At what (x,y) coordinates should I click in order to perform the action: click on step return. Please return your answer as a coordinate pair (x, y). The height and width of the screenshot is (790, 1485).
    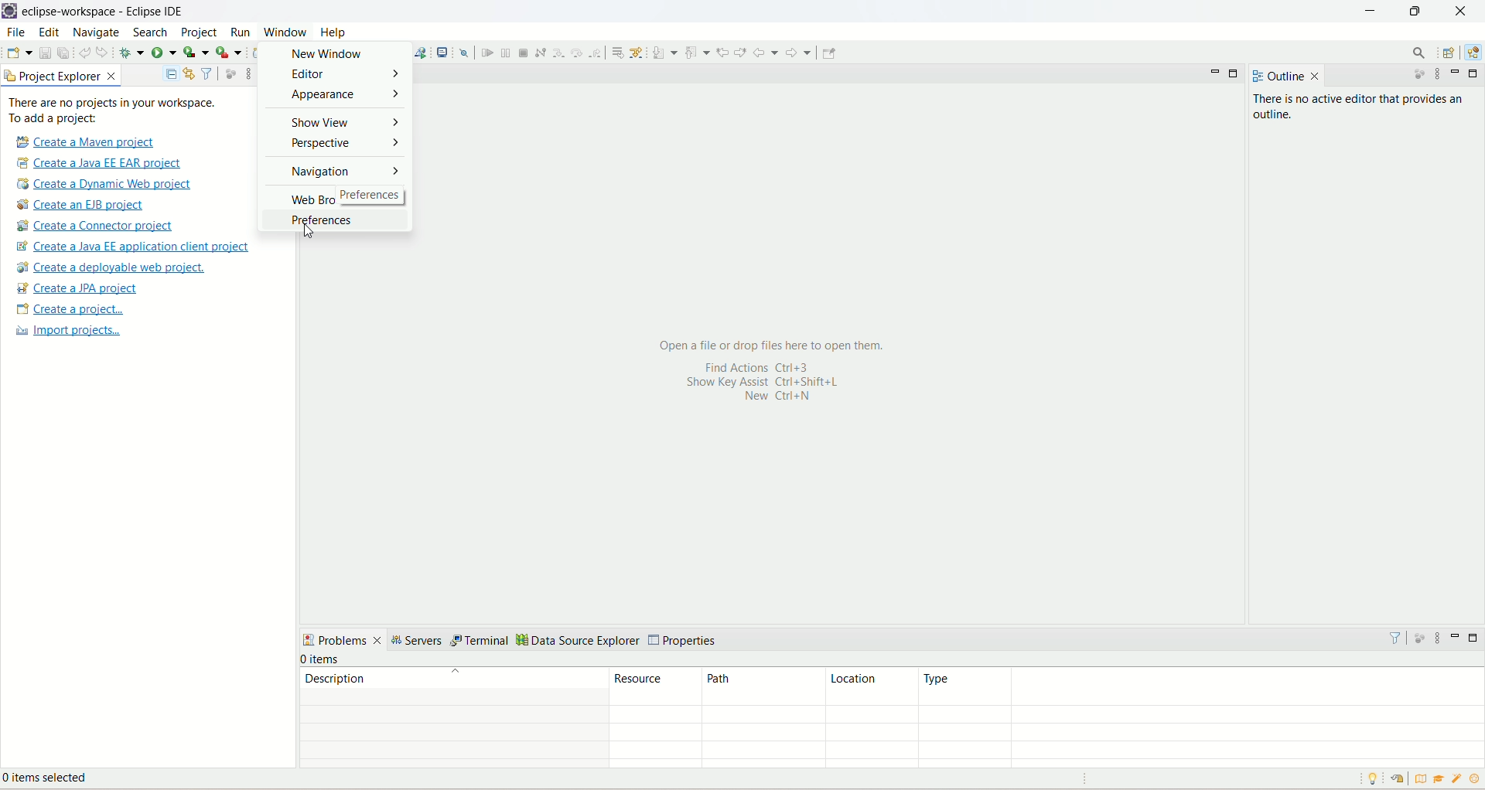
    Looking at the image, I should click on (596, 53).